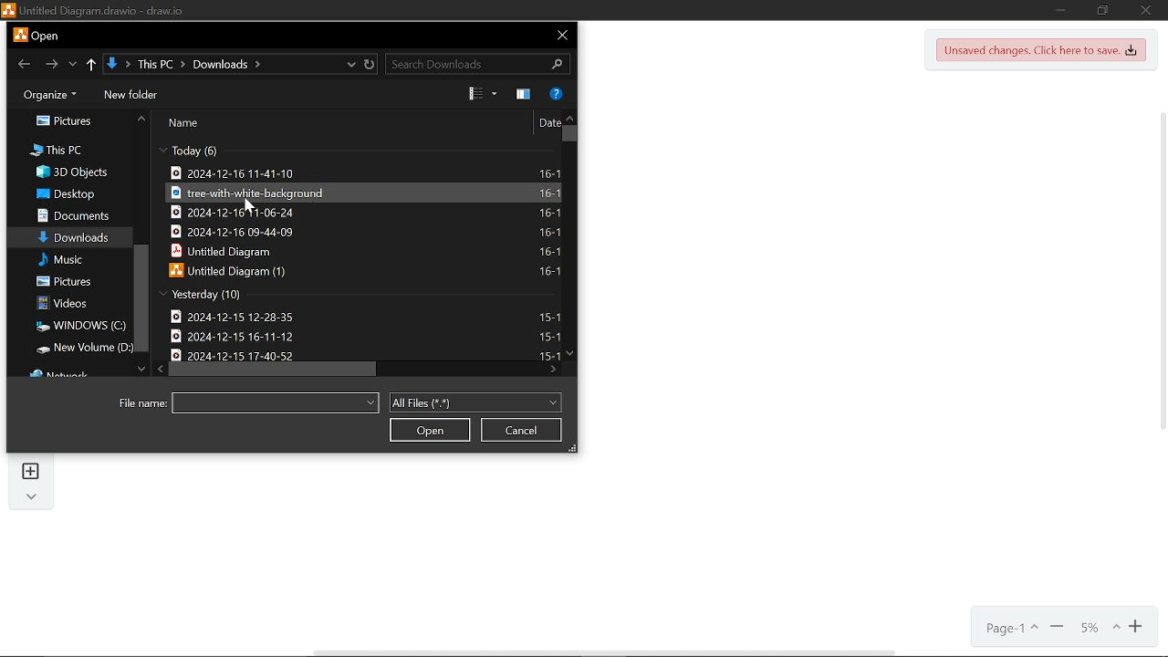  What do you see at coordinates (35, 35) in the screenshot?
I see `Current window` at bounding box center [35, 35].